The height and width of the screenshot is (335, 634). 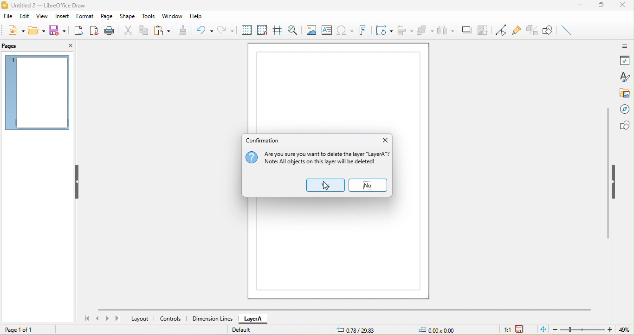 I want to click on paste, so click(x=162, y=31).